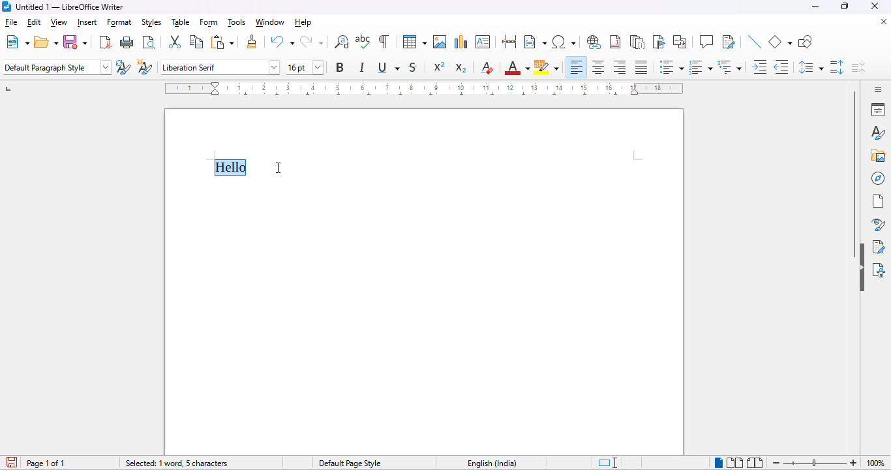 Image resolution: width=891 pixels, height=470 pixels. I want to click on subscript, so click(461, 67).